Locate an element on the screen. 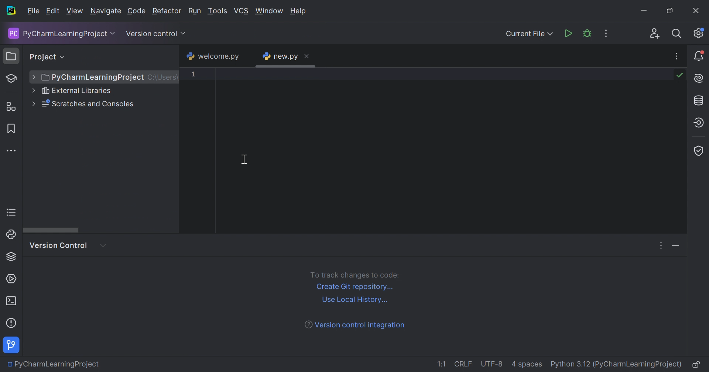  Updates available. IDE and project settings is located at coordinates (699, 33).